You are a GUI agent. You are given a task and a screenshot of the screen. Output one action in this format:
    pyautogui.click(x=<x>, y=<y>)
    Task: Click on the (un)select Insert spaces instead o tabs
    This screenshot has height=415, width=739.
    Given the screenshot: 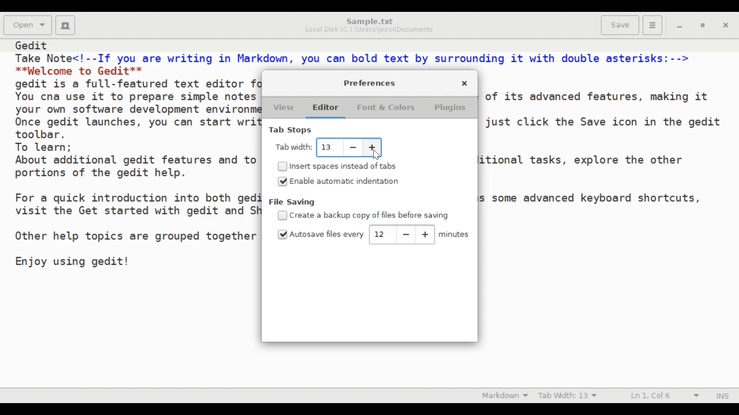 What is the action you would take?
    pyautogui.click(x=341, y=166)
    